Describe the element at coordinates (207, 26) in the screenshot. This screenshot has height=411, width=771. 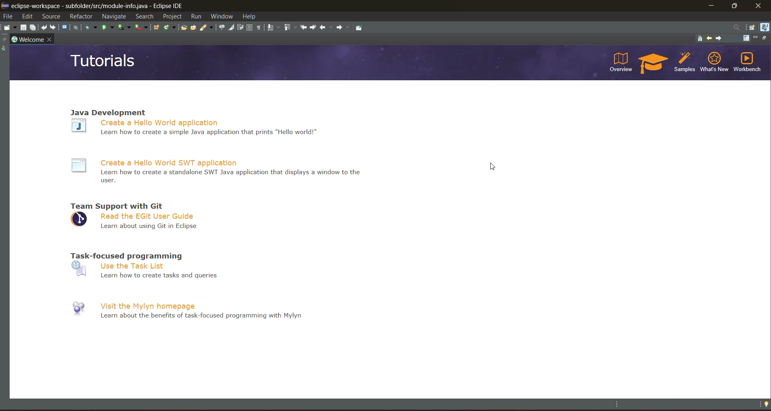
I see `search` at that location.